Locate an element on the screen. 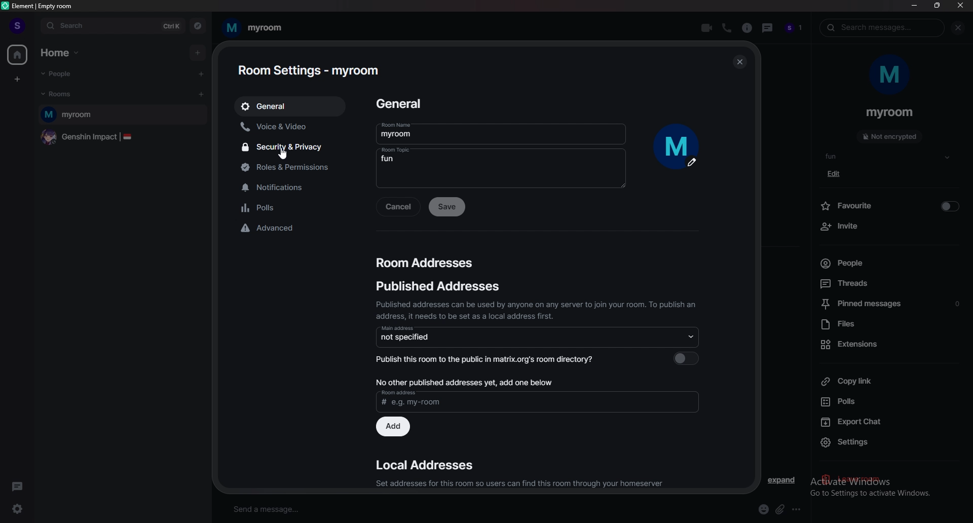  Published addresses can be used by anyone on any server to join your room. To publish an address, it needs to be set as a local address first. is located at coordinates (535, 310).